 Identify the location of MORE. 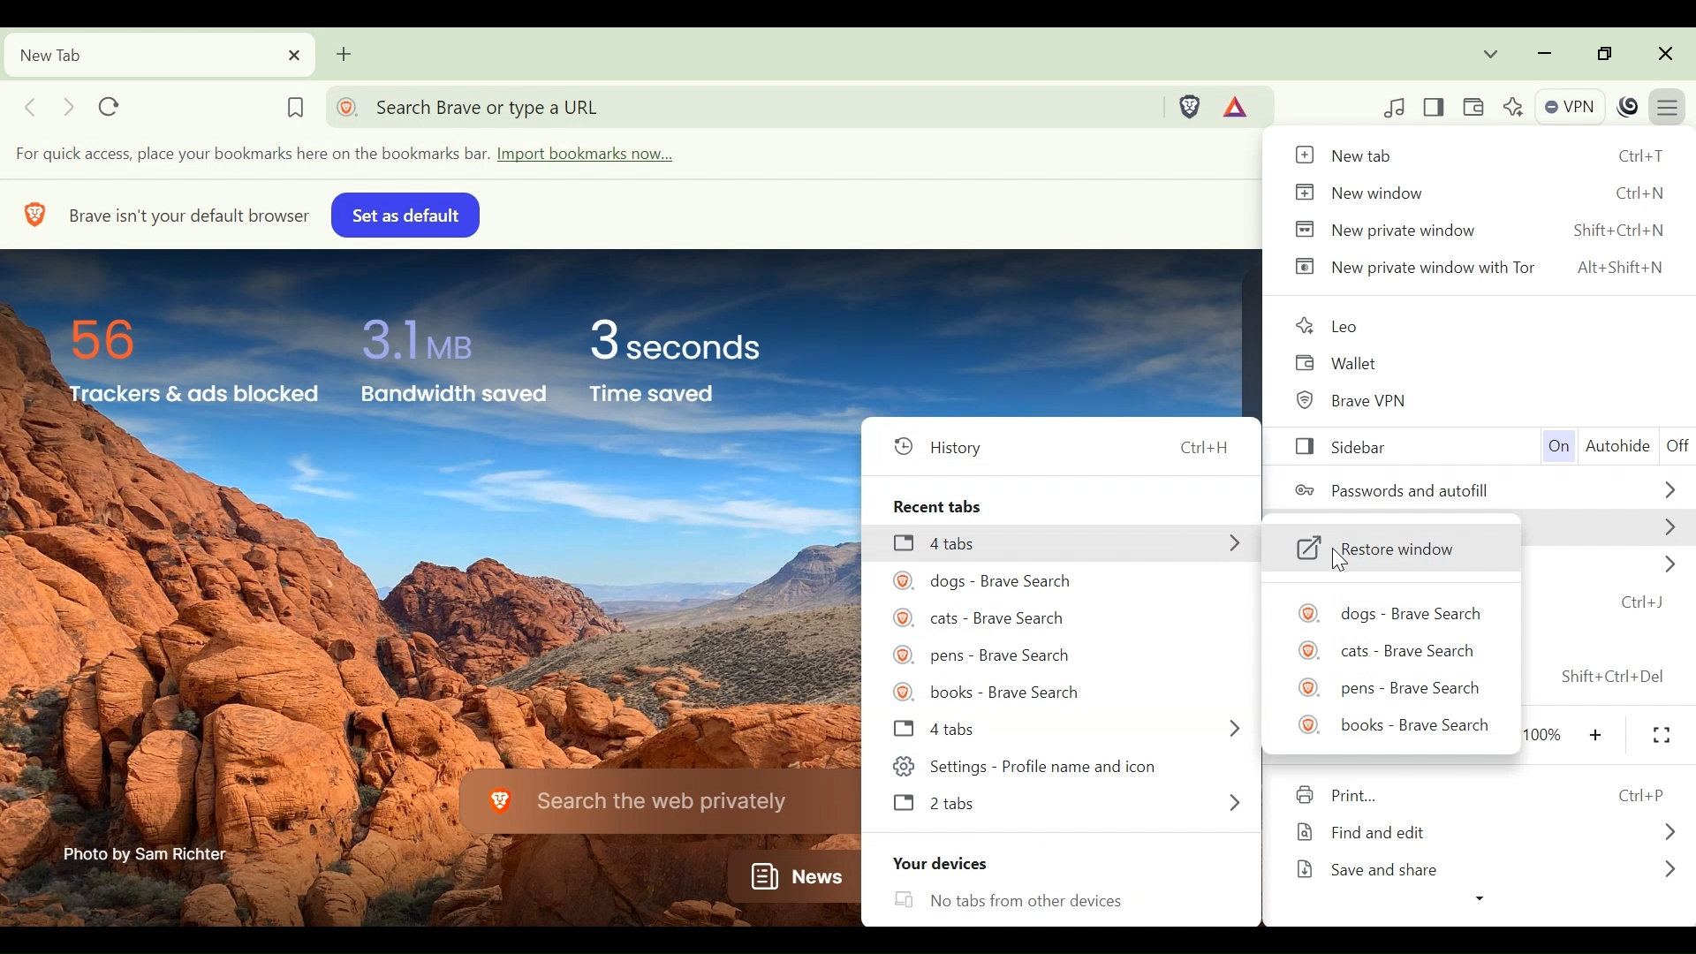
(1669, 830).